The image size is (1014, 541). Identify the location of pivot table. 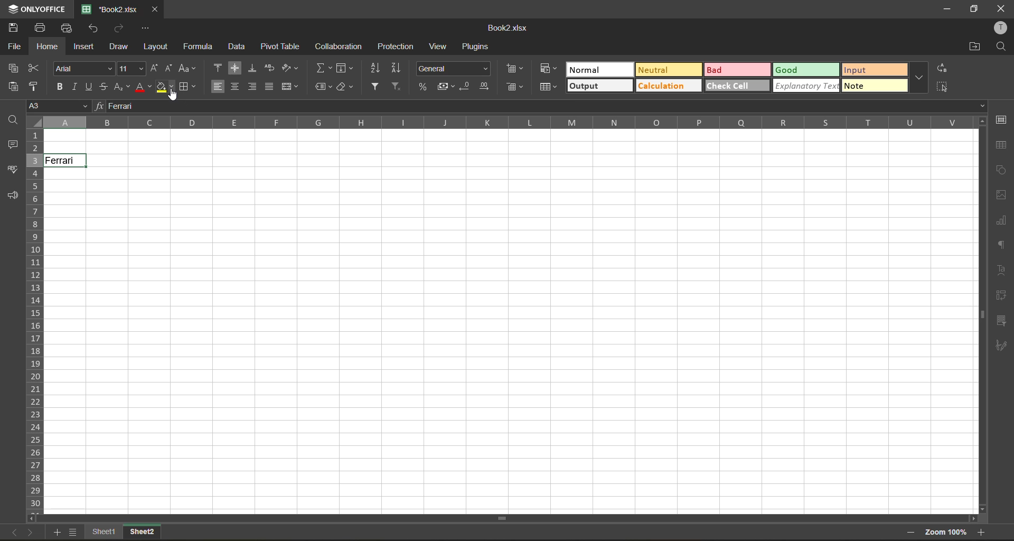
(1002, 297).